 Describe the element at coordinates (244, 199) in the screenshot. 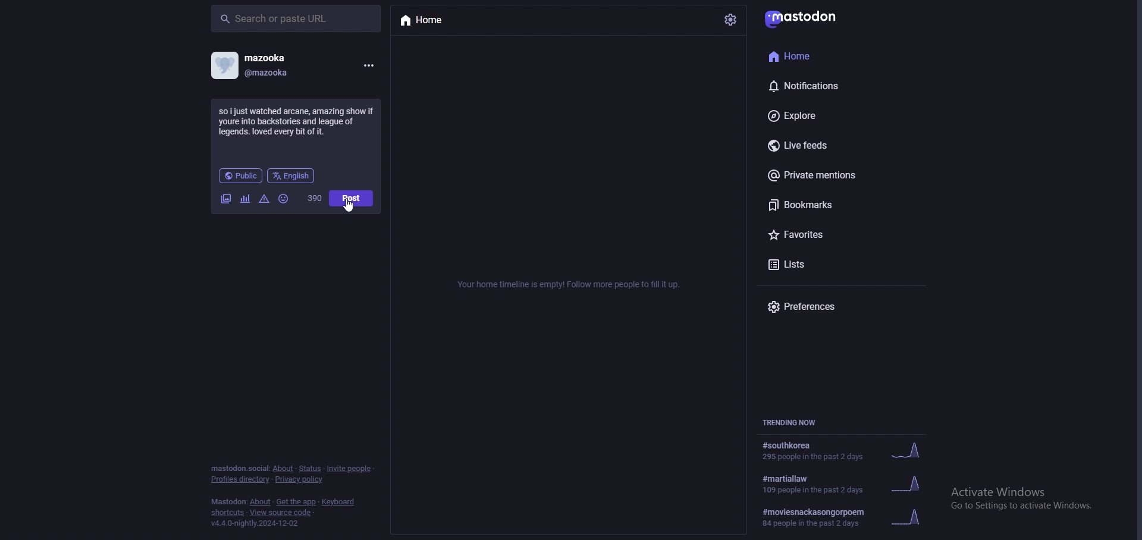

I see `polls` at that location.